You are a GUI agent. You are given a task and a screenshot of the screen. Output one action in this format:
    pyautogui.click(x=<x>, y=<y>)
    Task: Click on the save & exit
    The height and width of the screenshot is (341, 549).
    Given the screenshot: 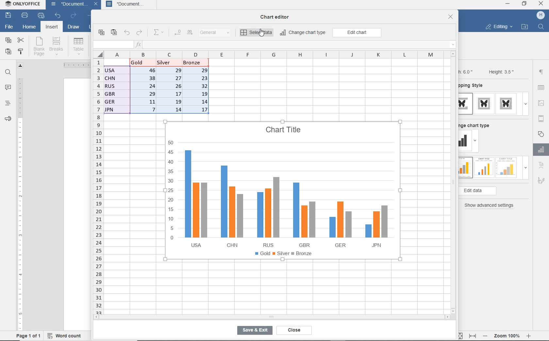 What is the action you would take?
    pyautogui.click(x=255, y=331)
    